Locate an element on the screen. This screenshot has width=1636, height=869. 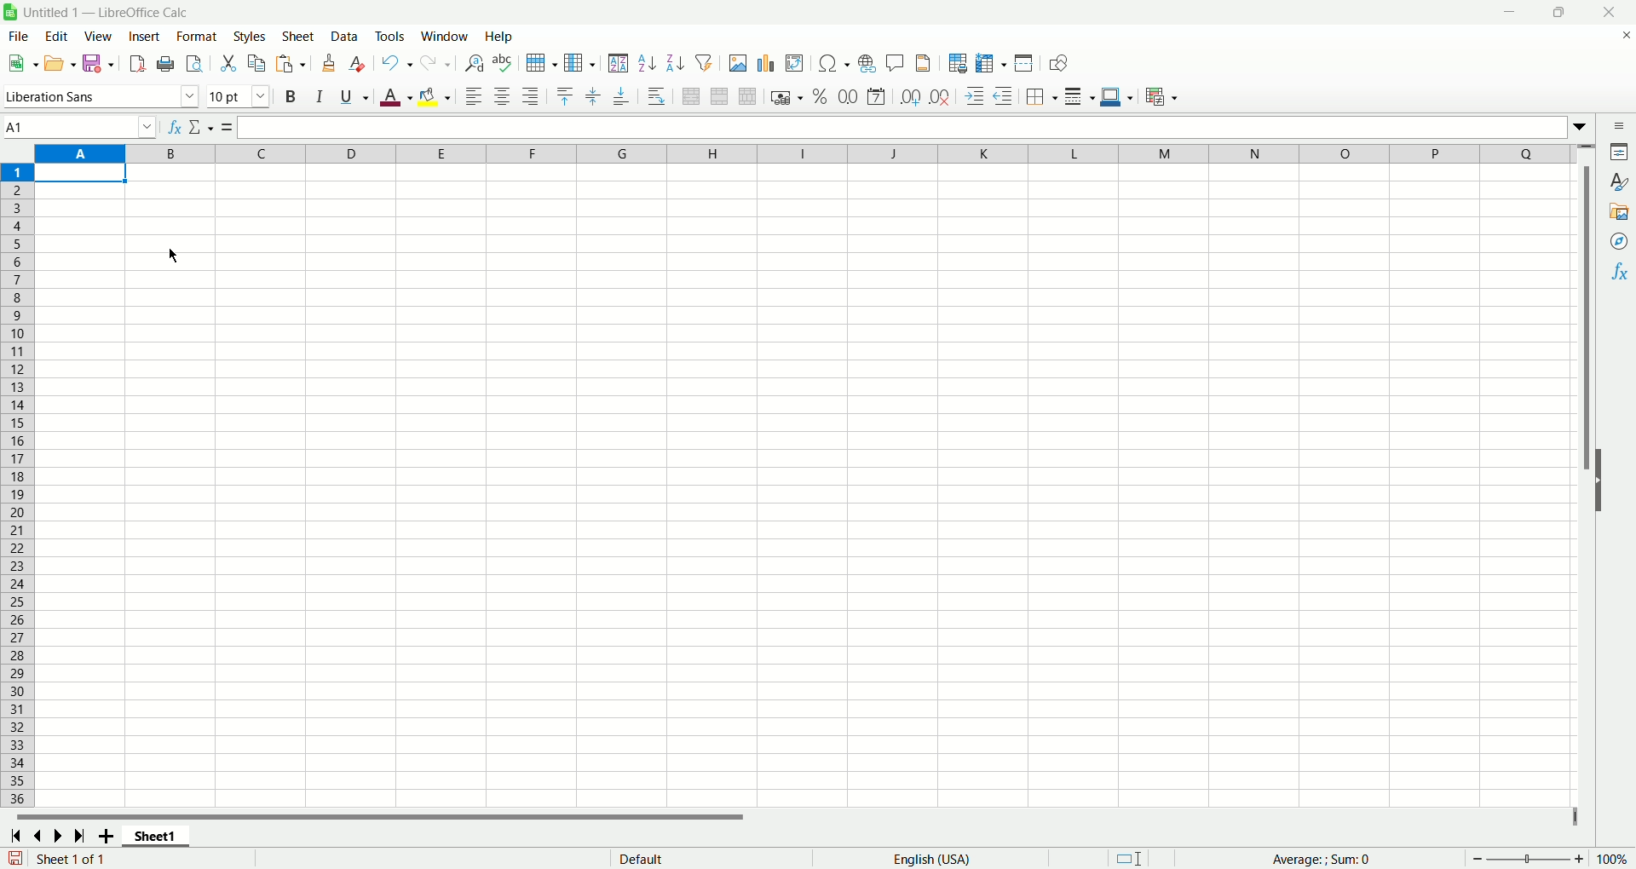
redo is located at coordinates (435, 63).